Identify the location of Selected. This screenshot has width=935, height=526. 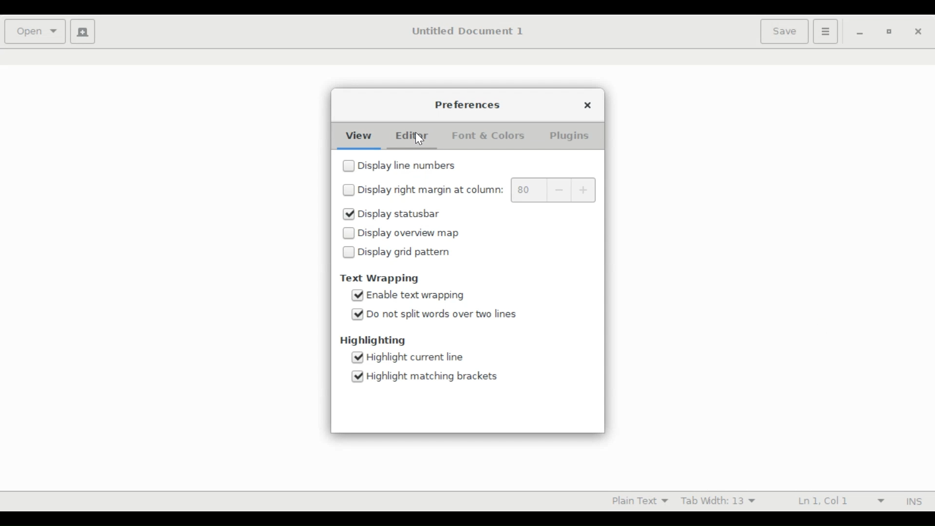
(357, 314).